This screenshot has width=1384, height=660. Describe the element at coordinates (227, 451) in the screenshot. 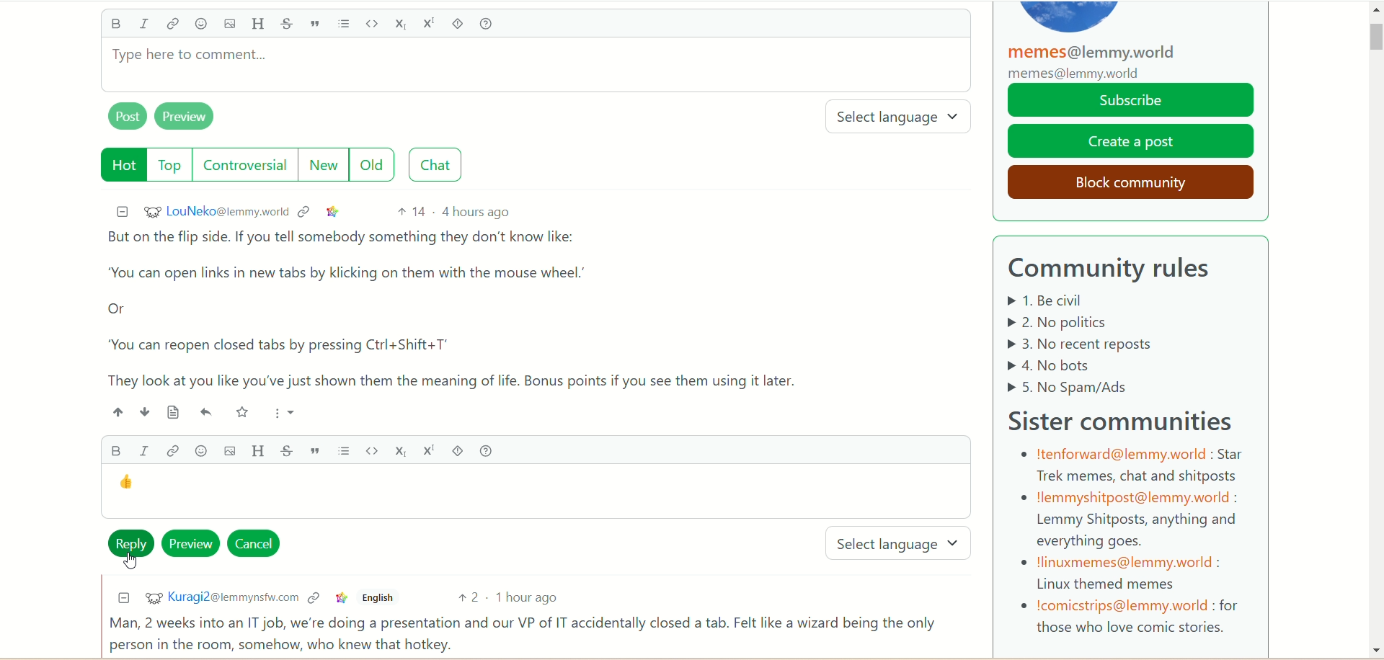

I see `image` at that location.